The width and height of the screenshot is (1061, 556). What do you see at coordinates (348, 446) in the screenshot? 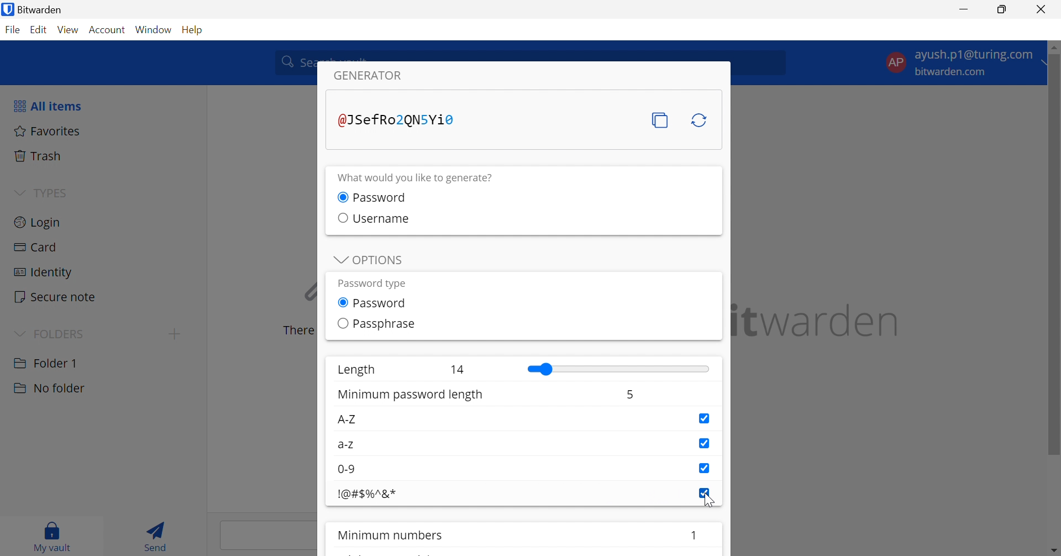
I see `a-z` at bounding box center [348, 446].